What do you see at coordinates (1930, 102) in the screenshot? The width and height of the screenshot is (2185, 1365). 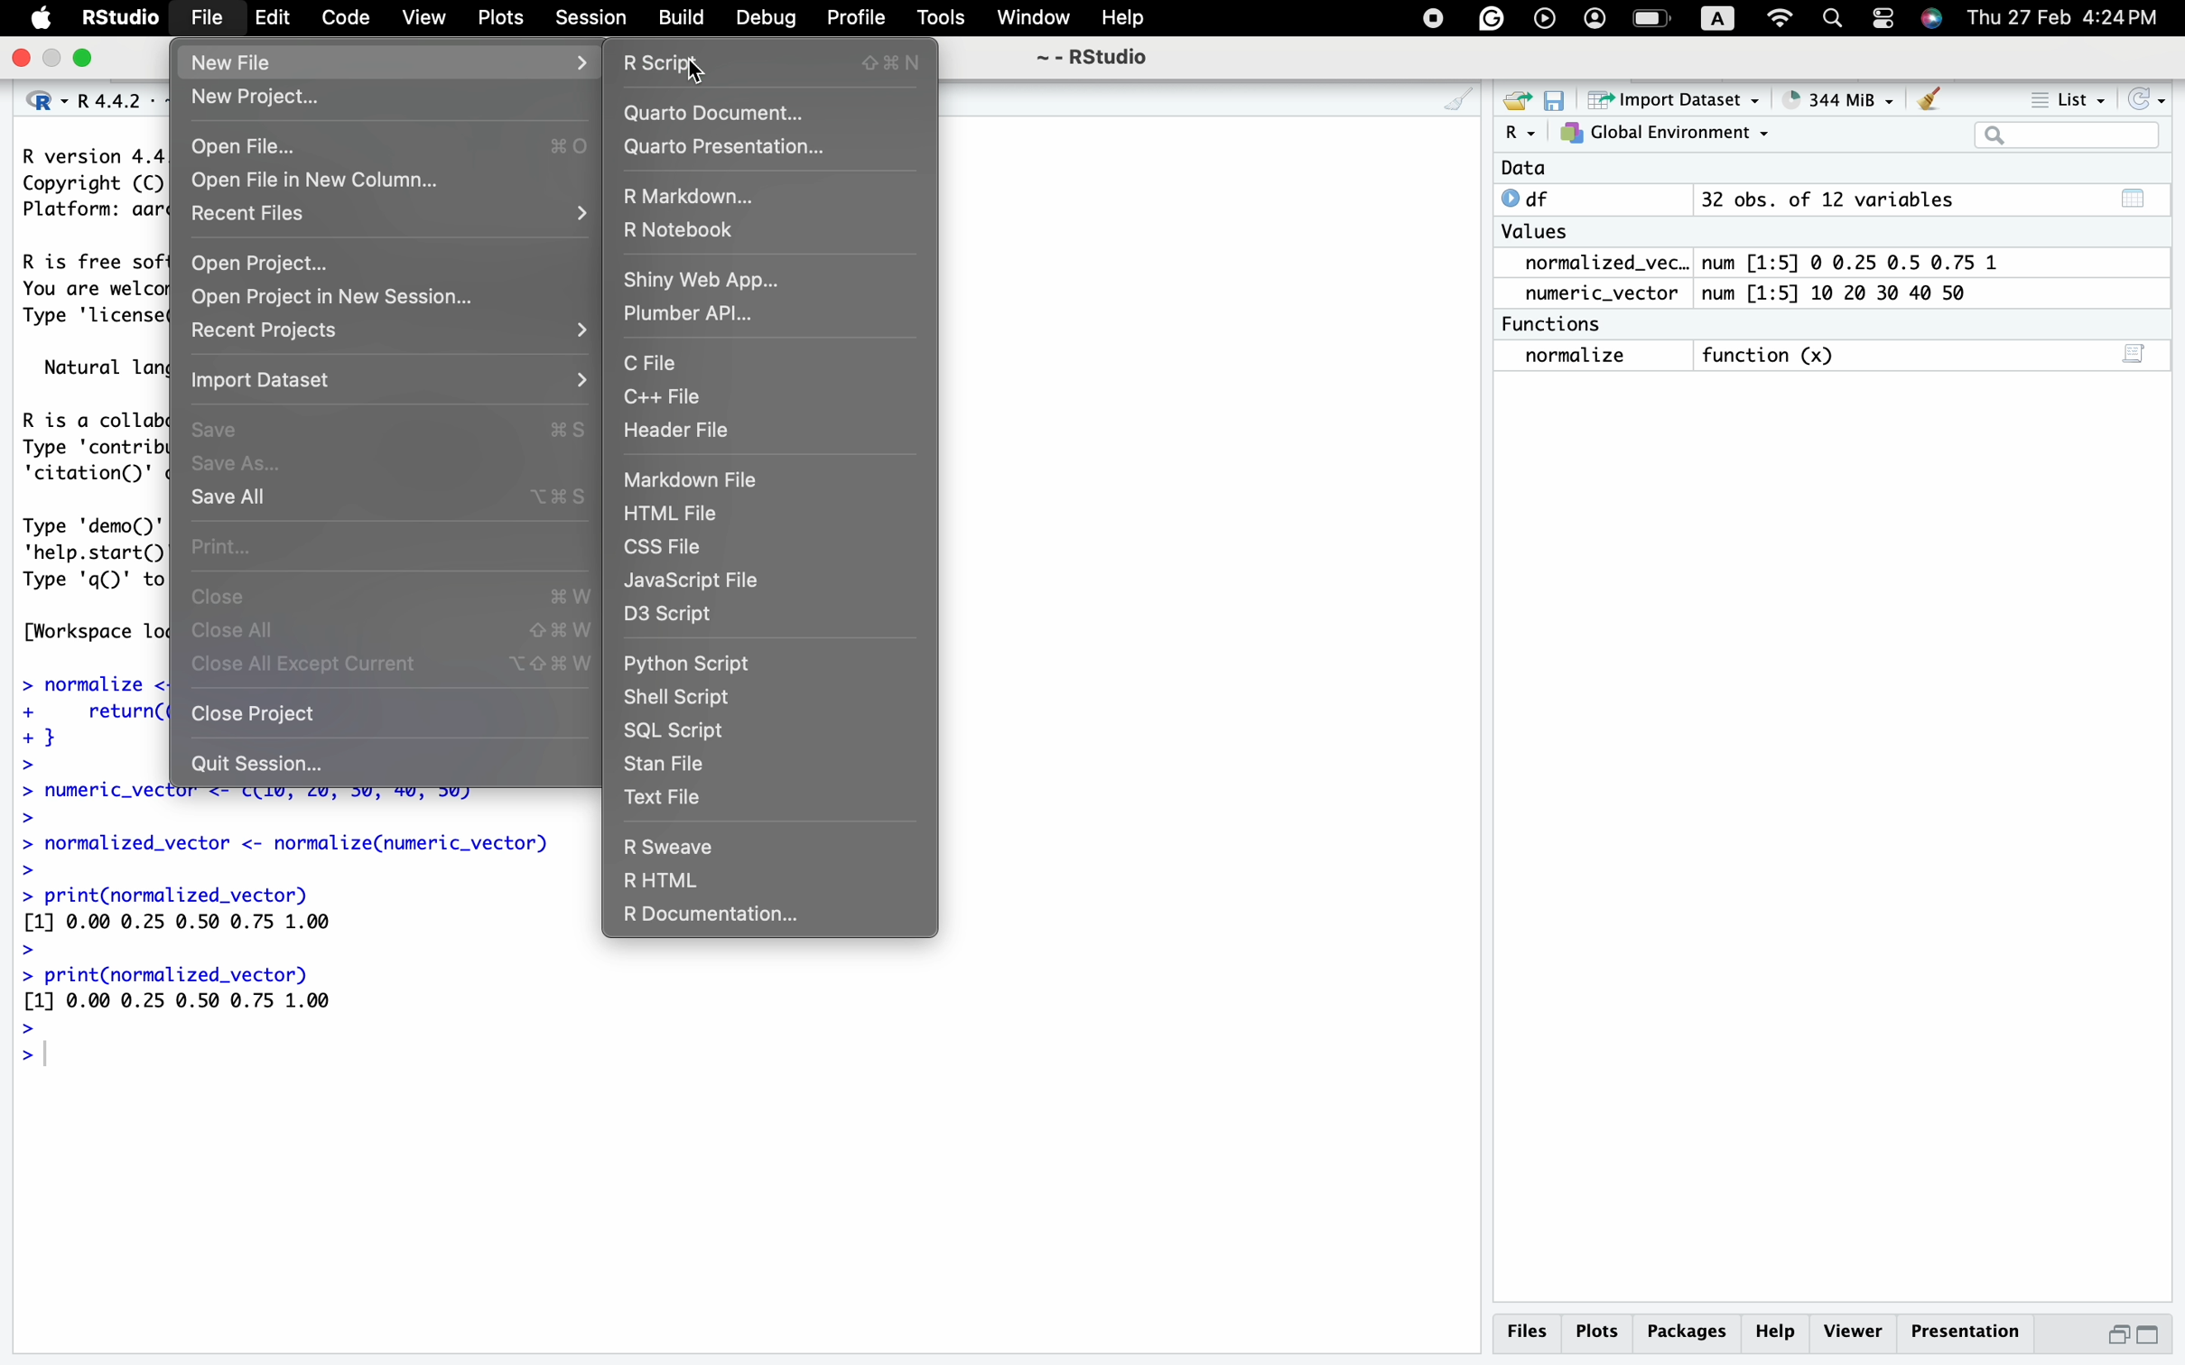 I see `Clear data` at bounding box center [1930, 102].